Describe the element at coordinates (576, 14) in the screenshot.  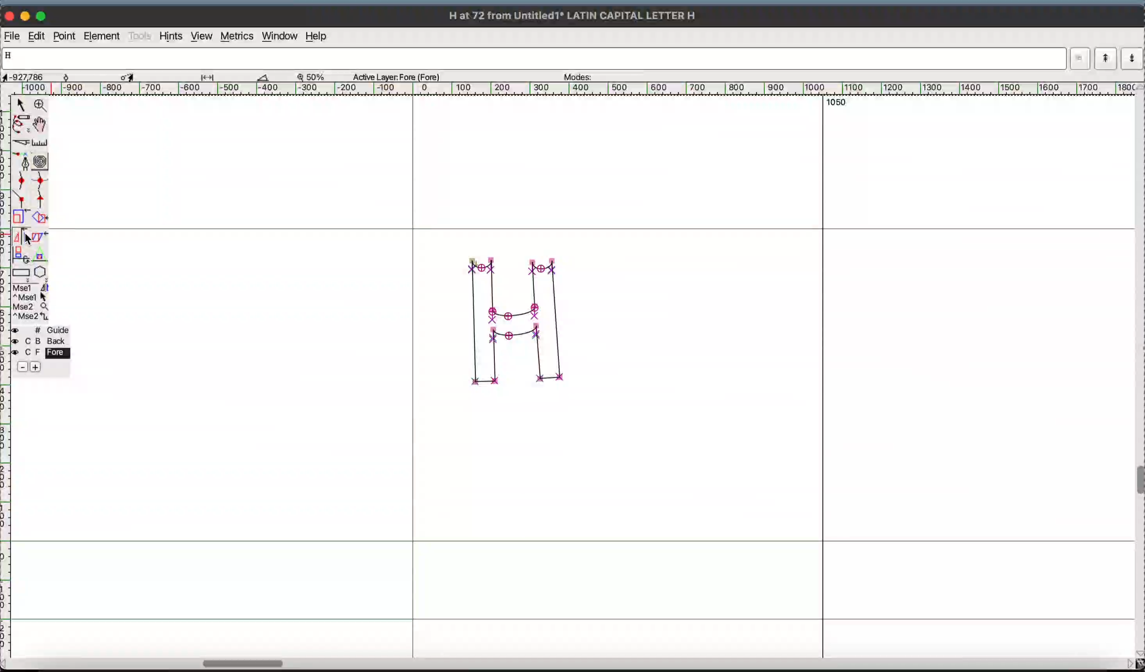
I see `H at 72 from Untitled1 LATIN CAPITAL LETTER H` at that location.